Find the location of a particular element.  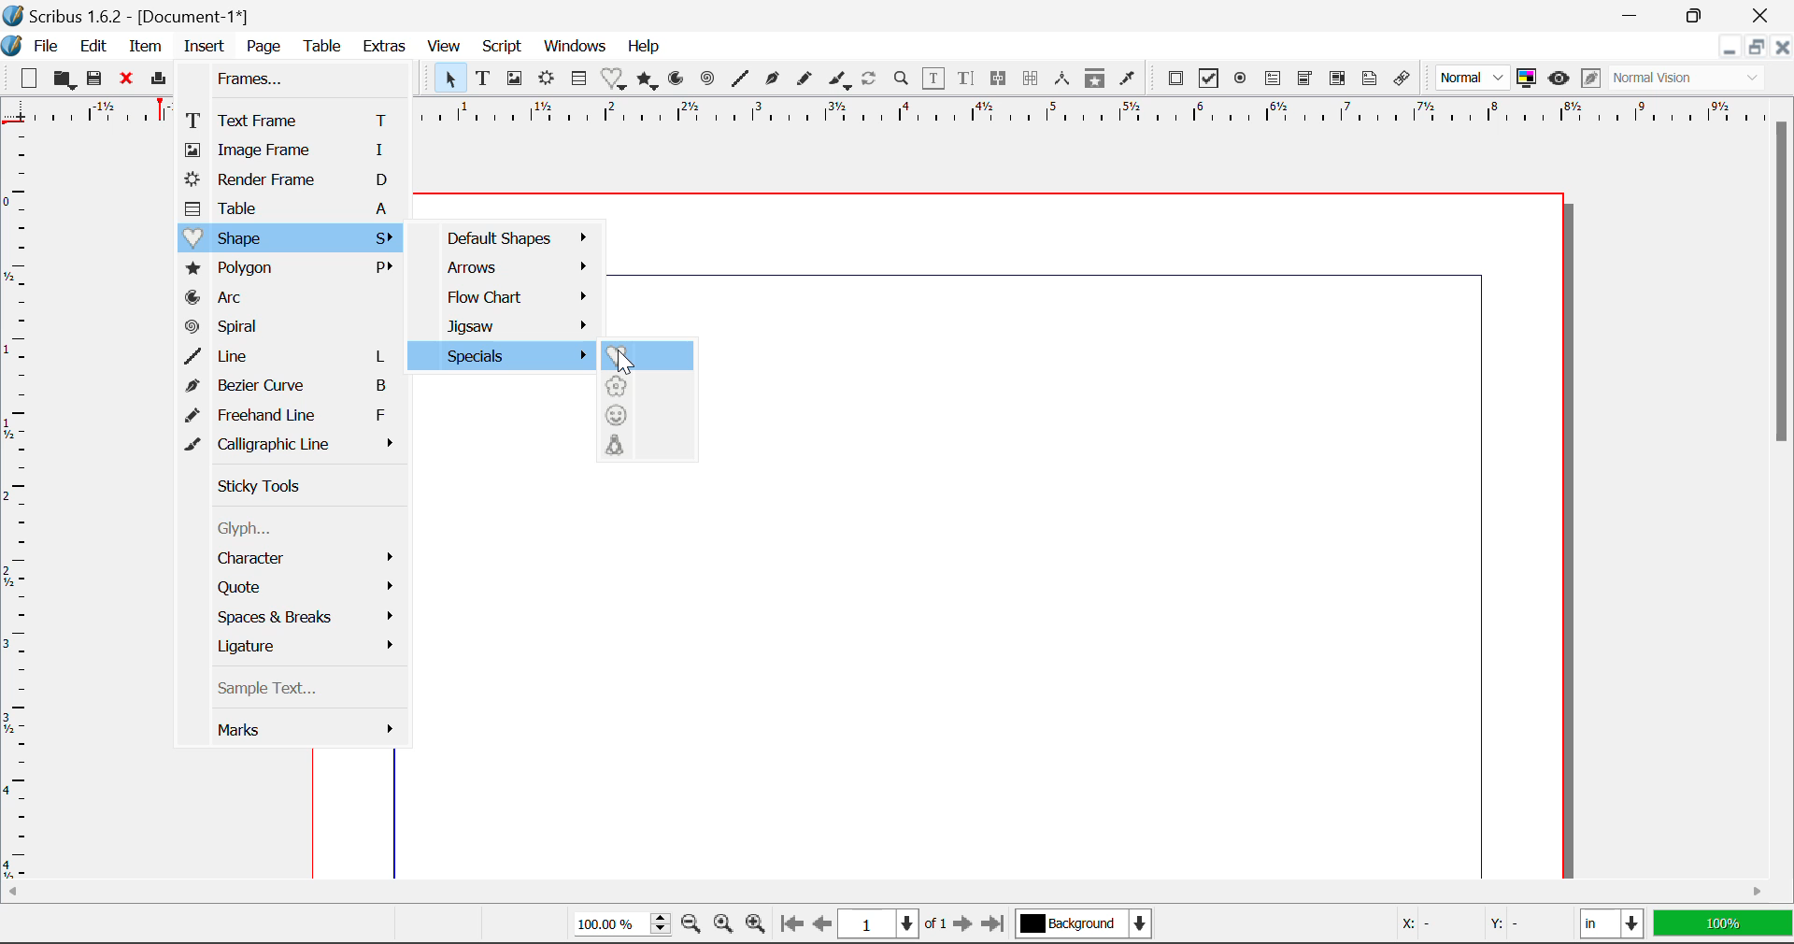

Calligraphic Line is located at coordinates (295, 447).